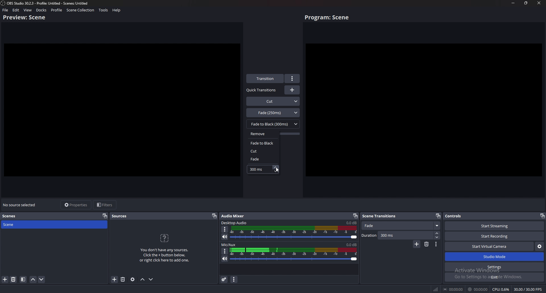 The height and width of the screenshot is (293, 546). What do you see at coordinates (436, 245) in the screenshot?
I see `Options` at bounding box center [436, 245].